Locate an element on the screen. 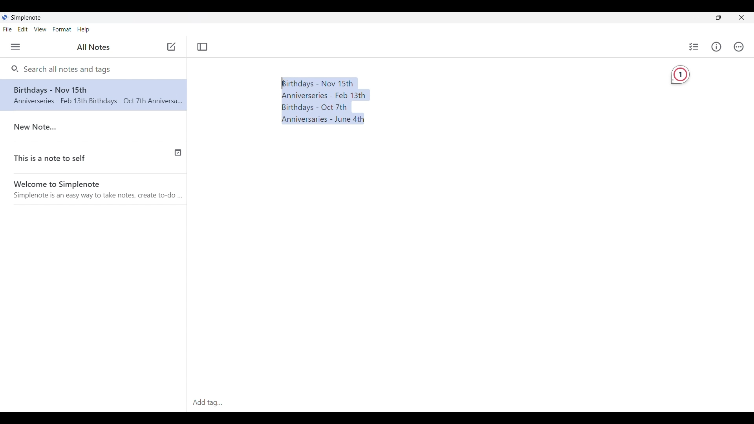 This screenshot has width=754, height=424. Welcome to Simplenote(Welcome note by software) is located at coordinates (99, 190).